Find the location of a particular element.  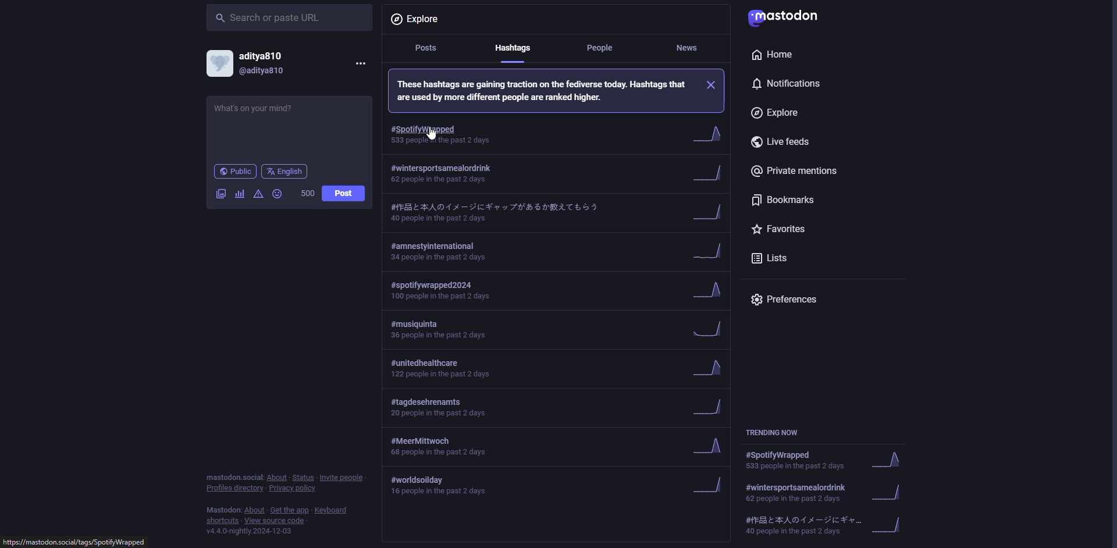

posts is located at coordinates (431, 48).